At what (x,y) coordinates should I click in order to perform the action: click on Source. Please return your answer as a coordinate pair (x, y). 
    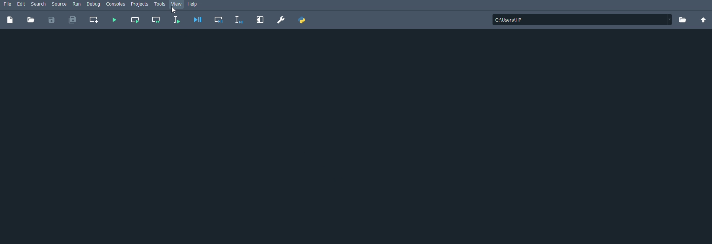
    Looking at the image, I should click on (60, 4).